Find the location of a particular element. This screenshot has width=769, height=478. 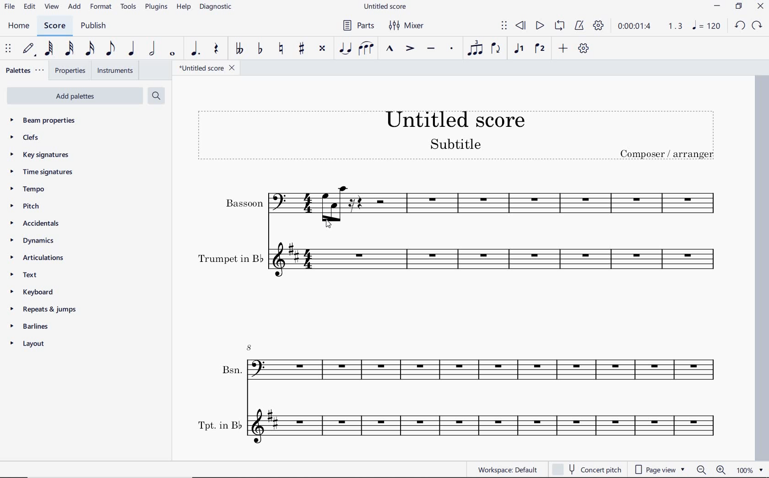

augmentation dot is located at coordinates (195, 48).